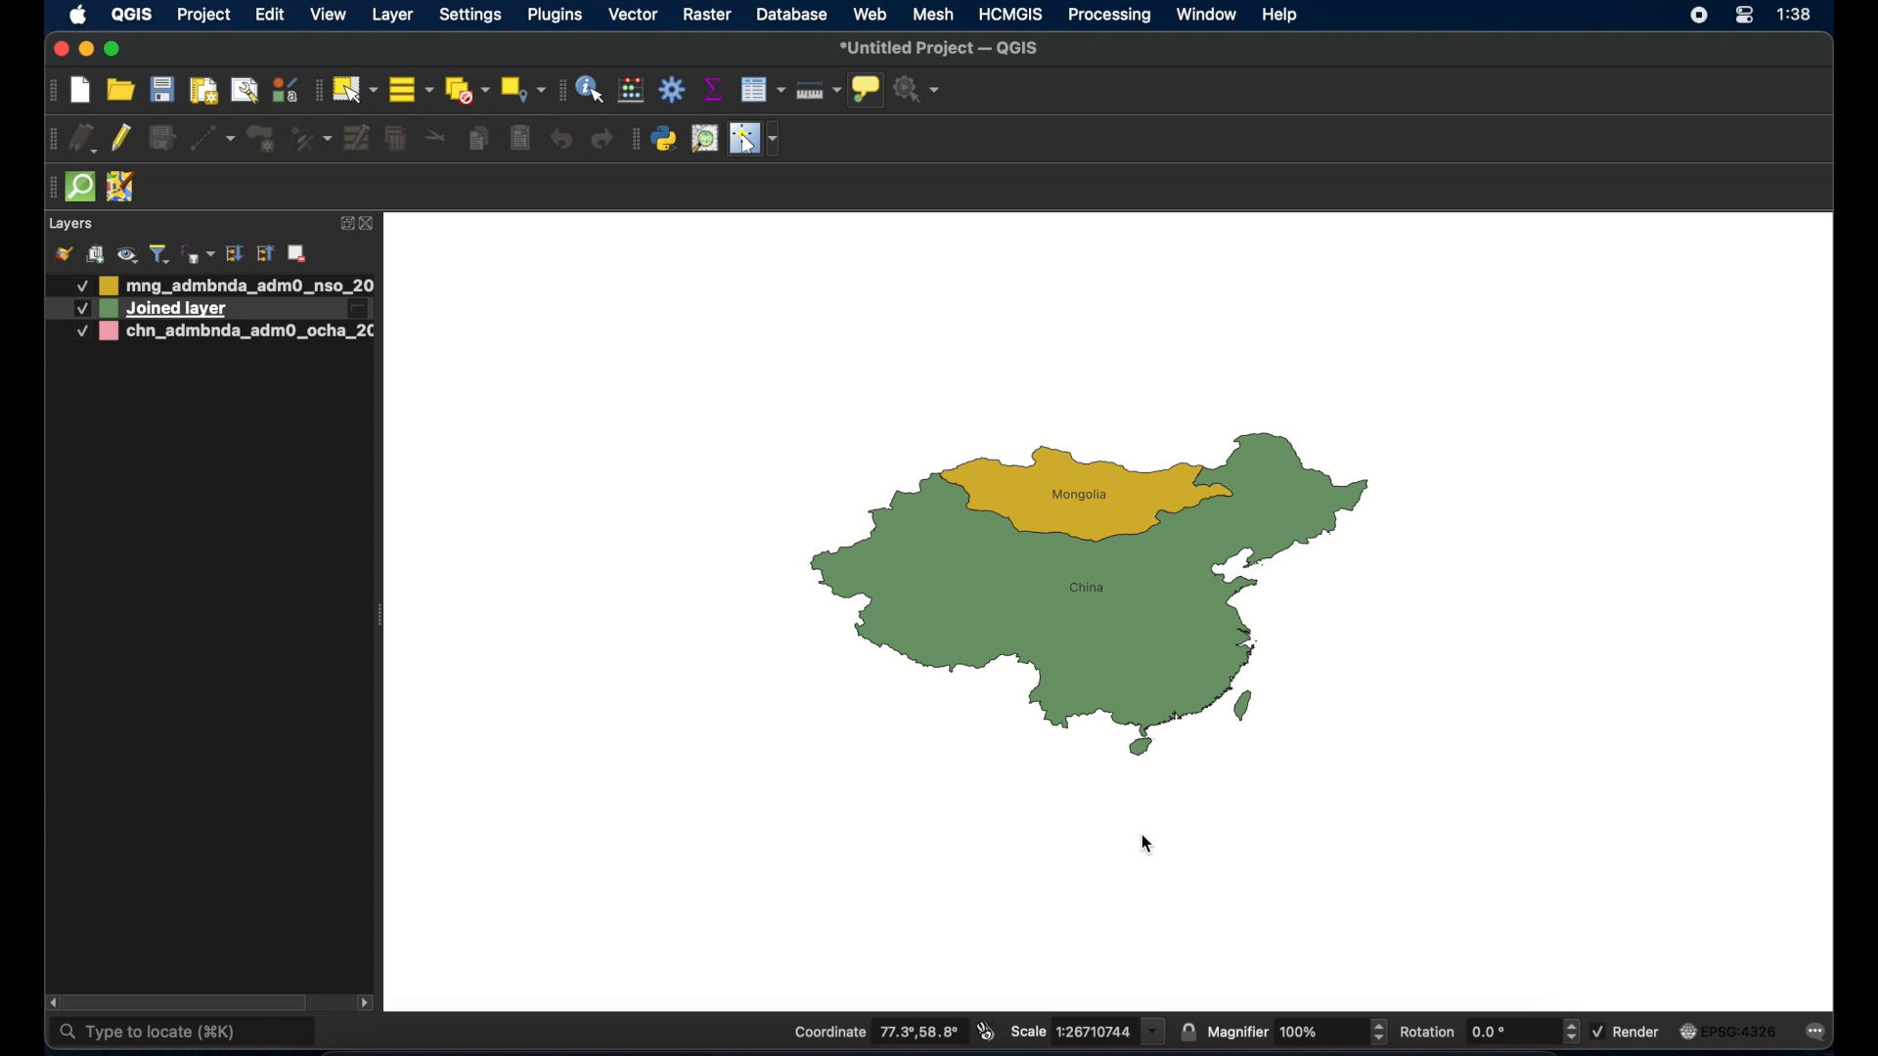 The image size is (1878, 1056). Describe the element at coordinates (343, 223) in the screenshot. I see `expand` at that location.